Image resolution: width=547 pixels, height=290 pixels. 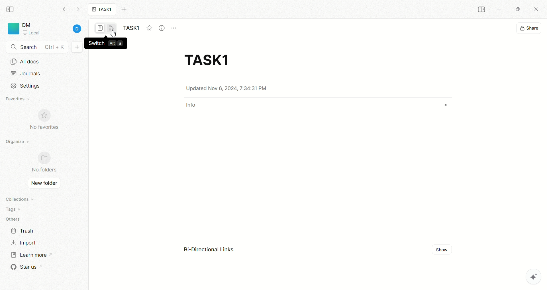 What do you see at coordinates (42, 184) in the screenshot?
I see `new folder` at bounding box center [42, 184].